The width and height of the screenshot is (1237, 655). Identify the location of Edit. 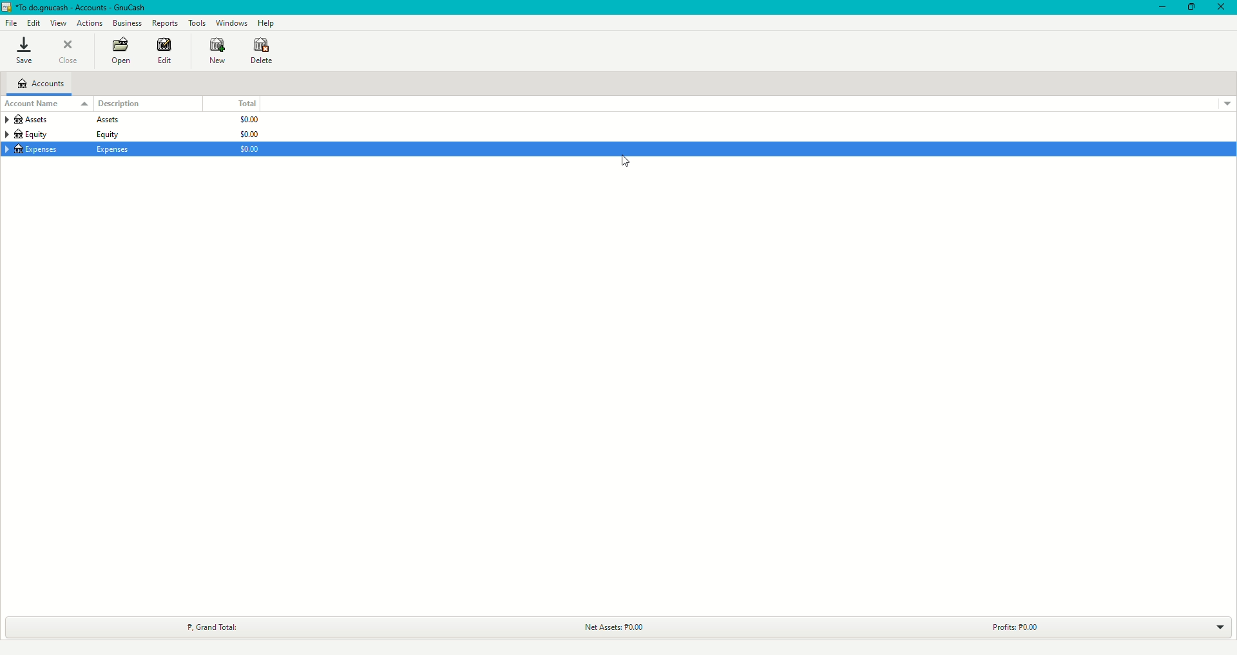
(32, 23).